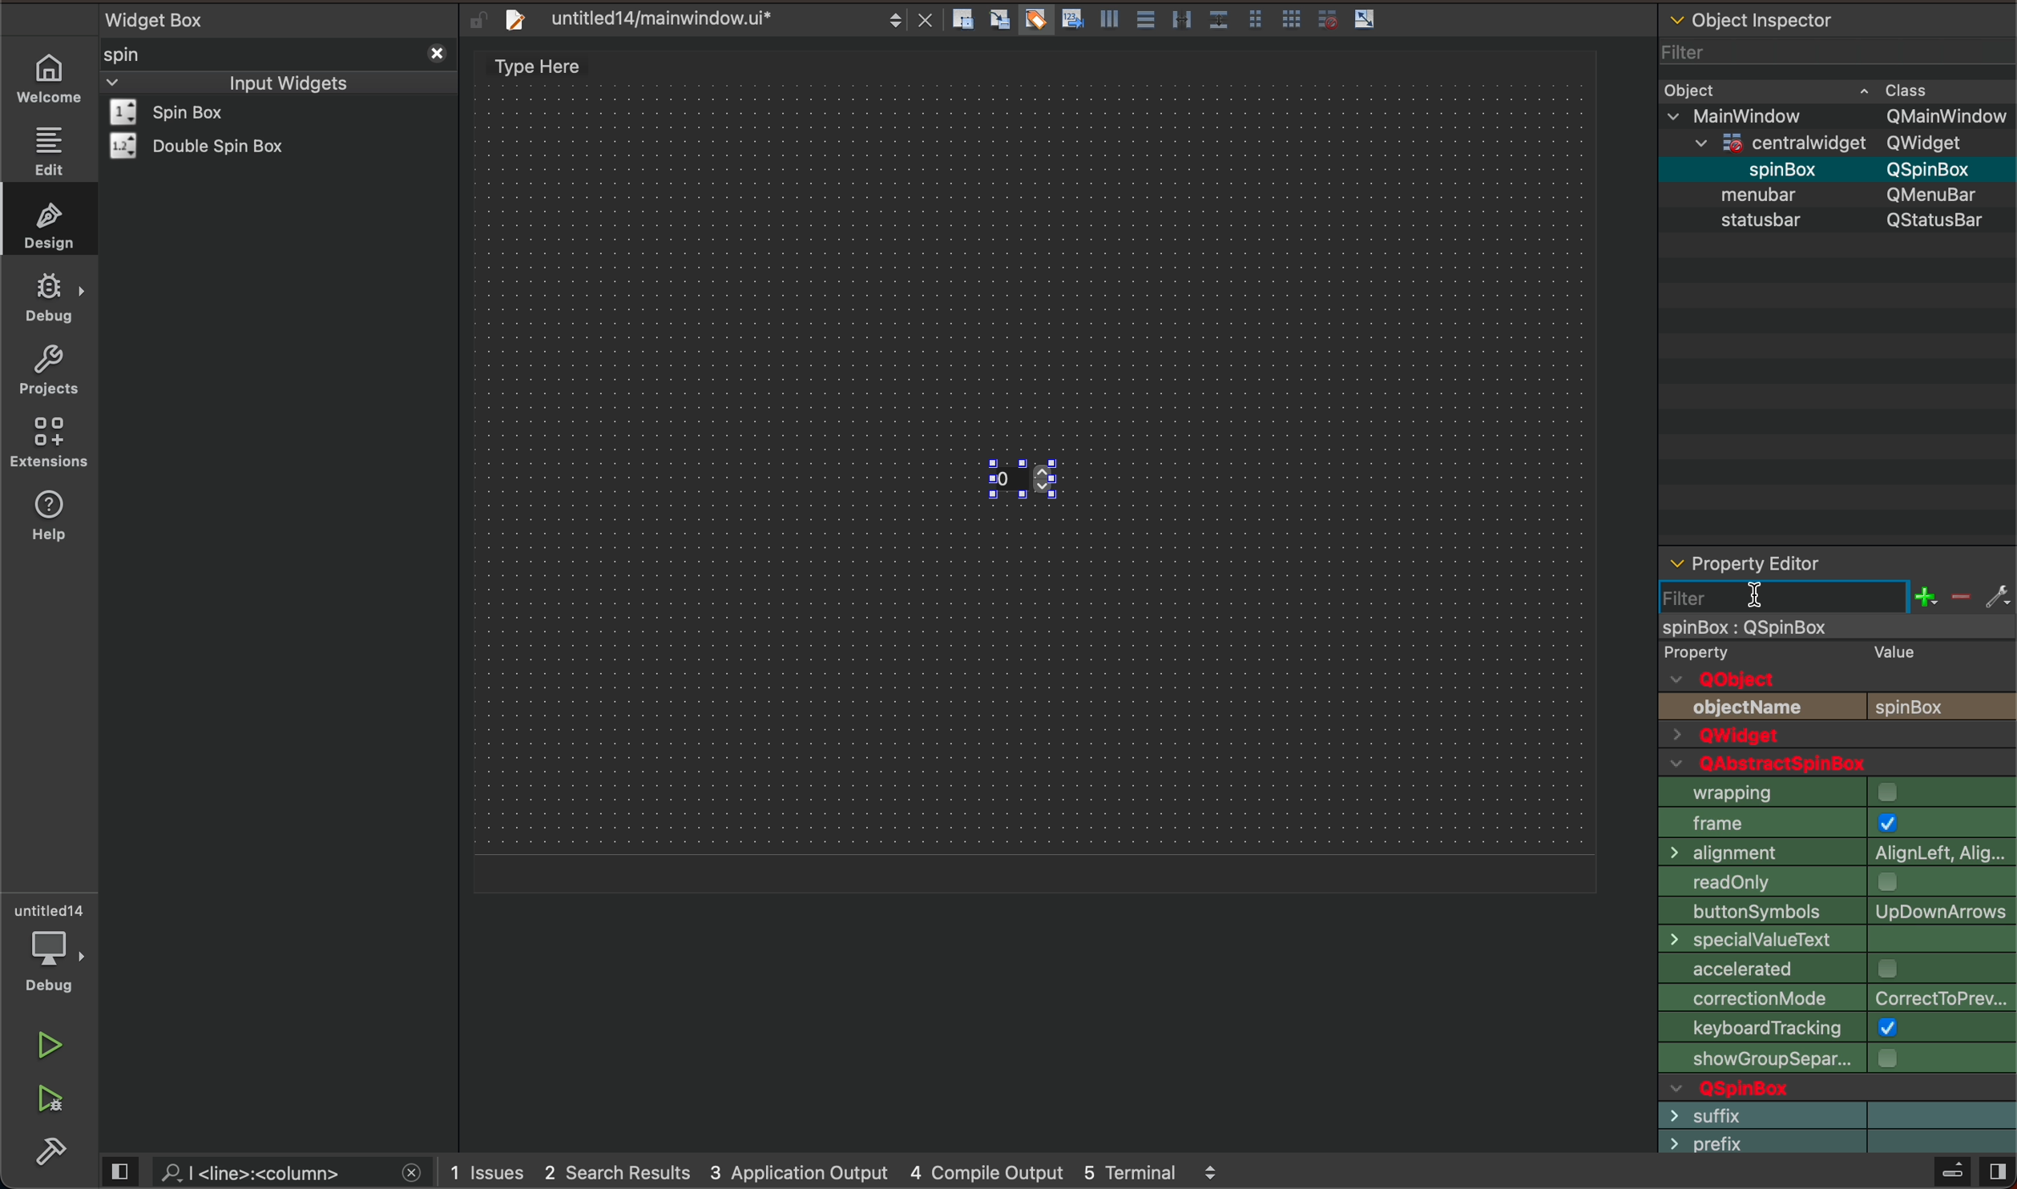  I want to click on widget, so click(207, 146).